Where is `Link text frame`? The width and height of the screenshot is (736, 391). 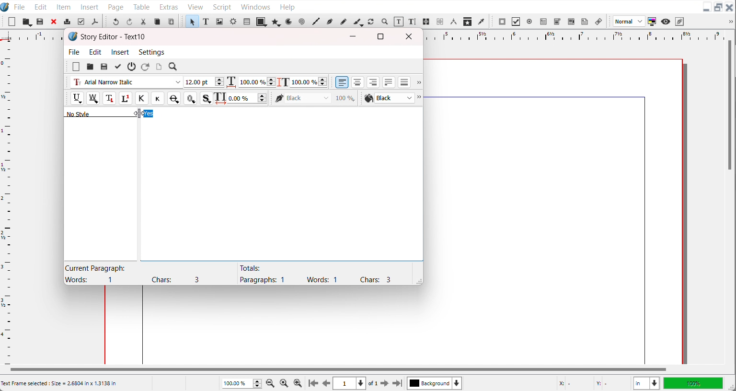
Link text frame is located at coordinates (426, 22).